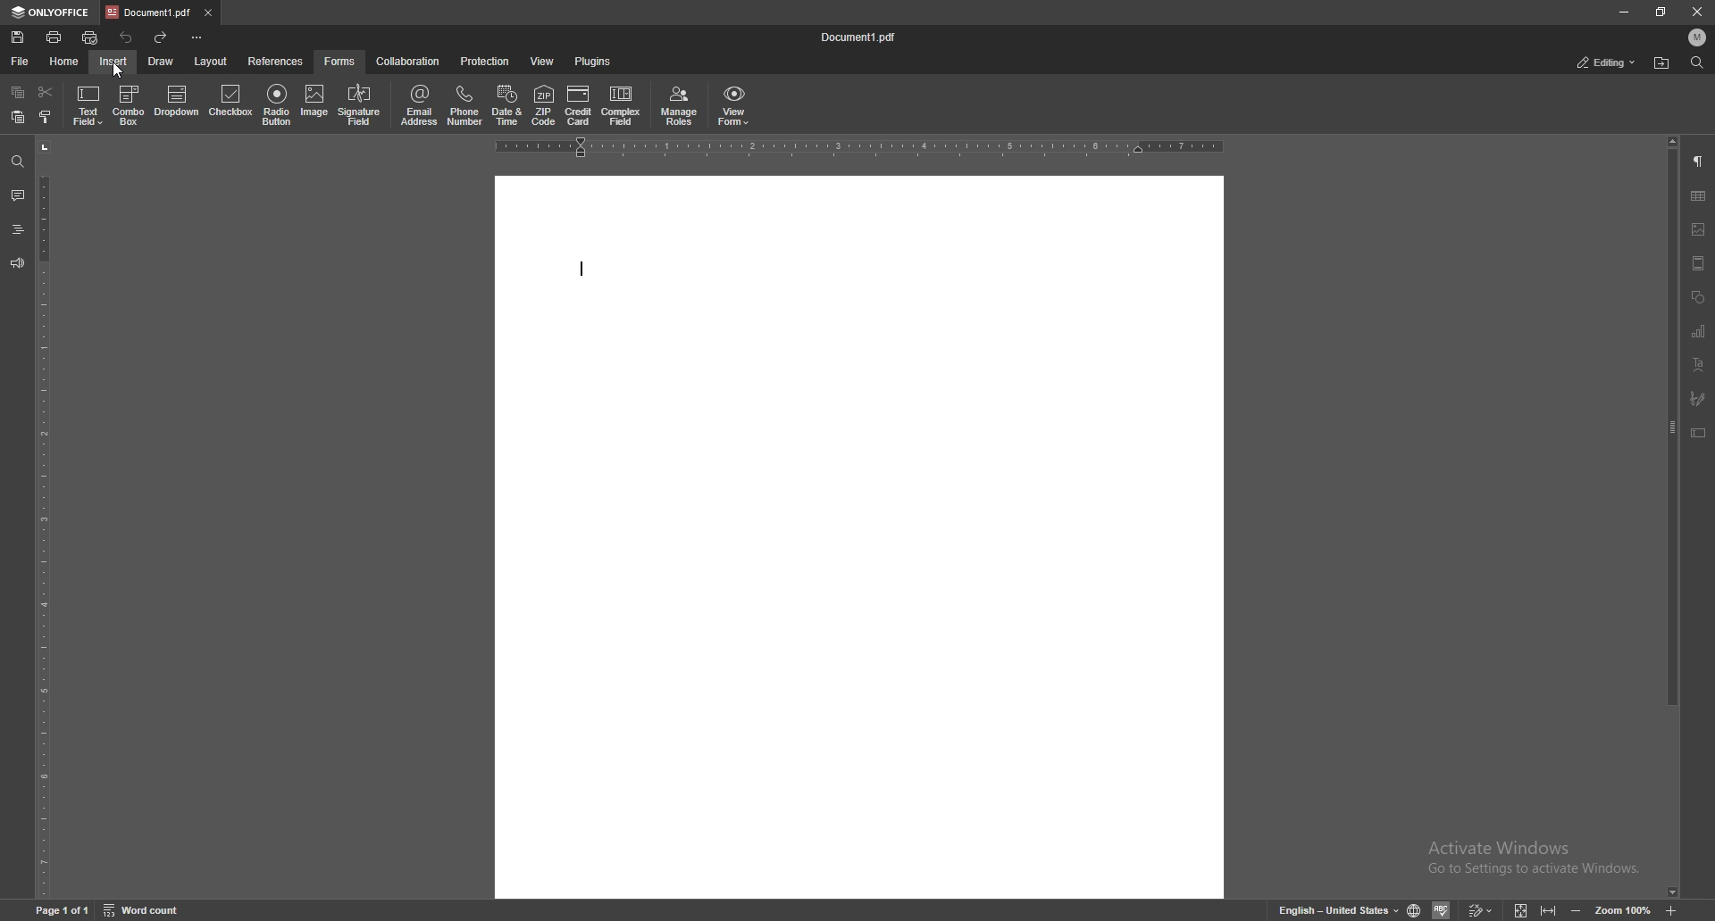  Describe the element at coordinates (507, 105) in the screenshot. I see `date and time` at that location.